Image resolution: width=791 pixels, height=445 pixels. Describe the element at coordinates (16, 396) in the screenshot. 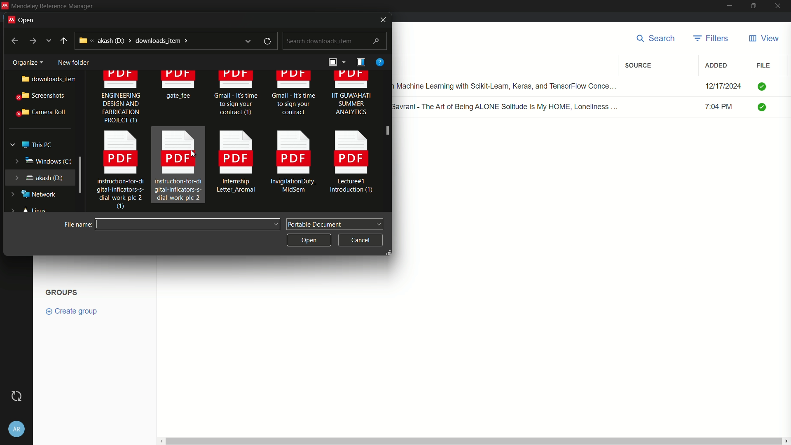

I see `Sync` at that location.